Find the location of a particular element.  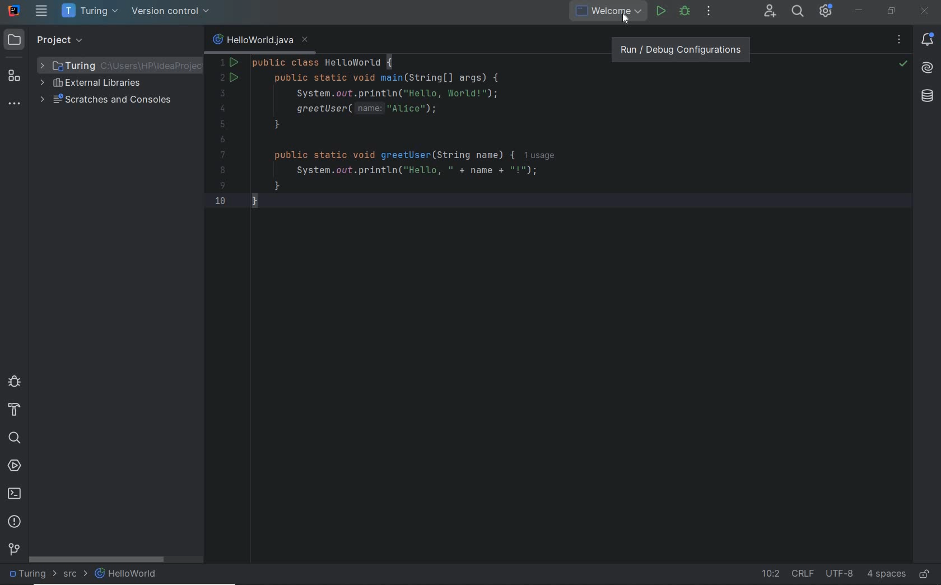

problems is located at coordinates (15, 522).